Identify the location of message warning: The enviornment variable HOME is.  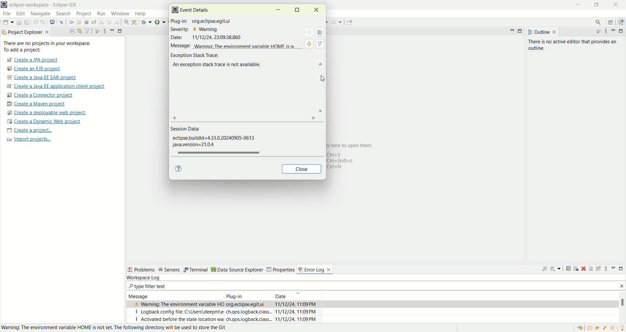
(237, 46).